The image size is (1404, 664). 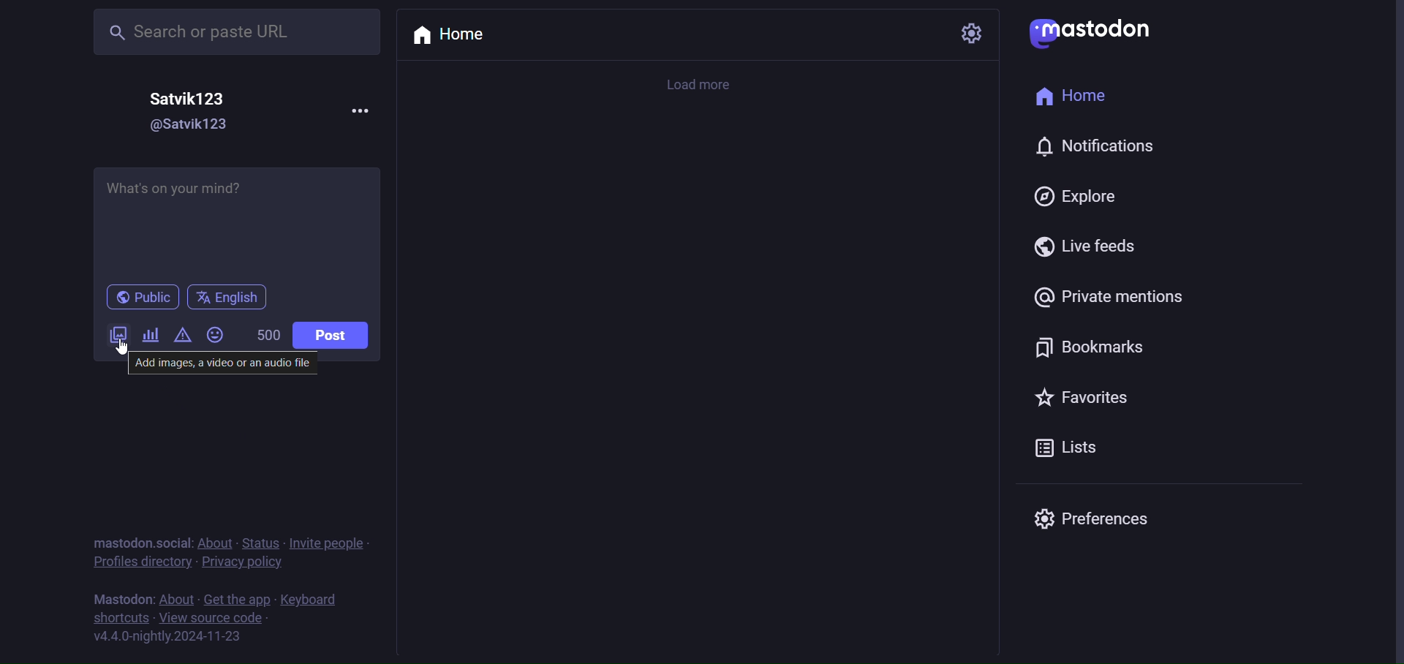 I want to click on mastodon, so click(x=121, y=600).